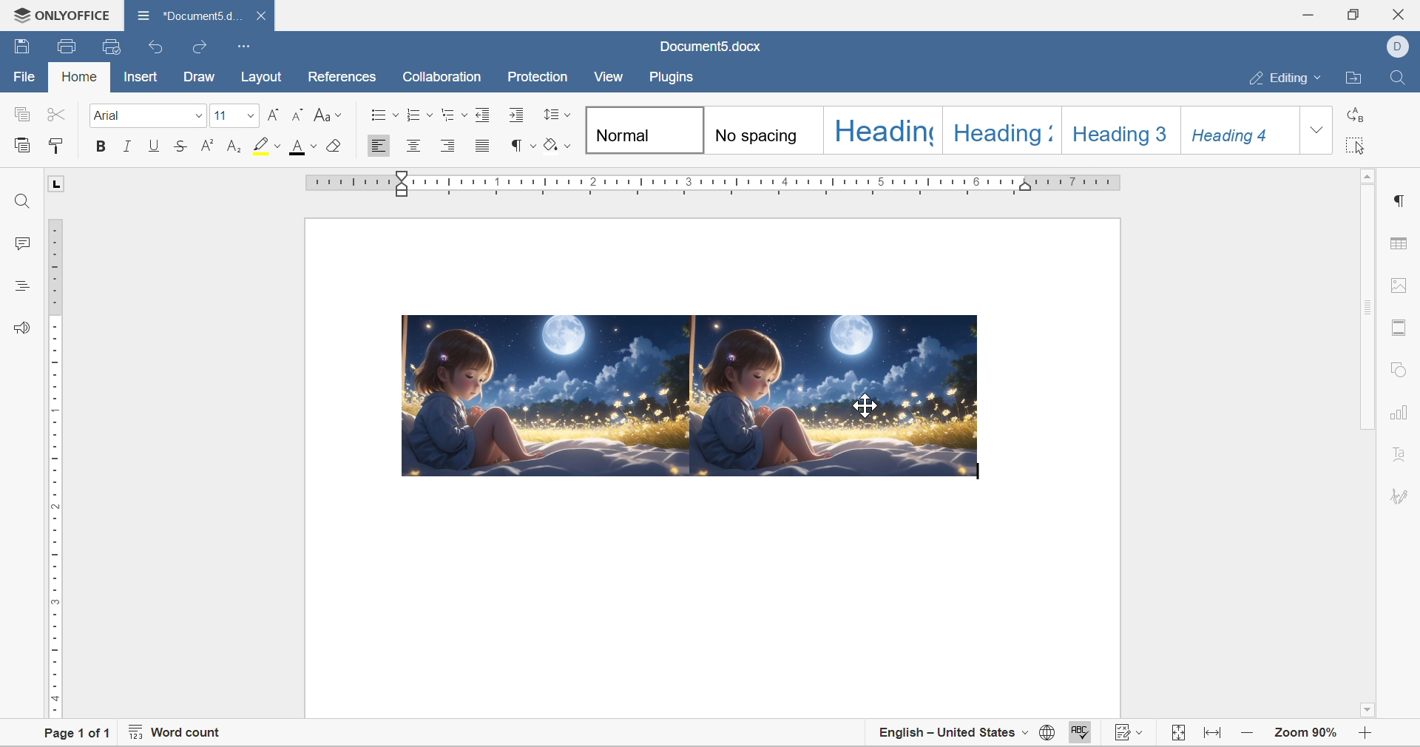 This screenshot has width=1420, height=747. Describe the element at coordinates (1399, 368) in the screenshot. I see `shape settings` at that location.